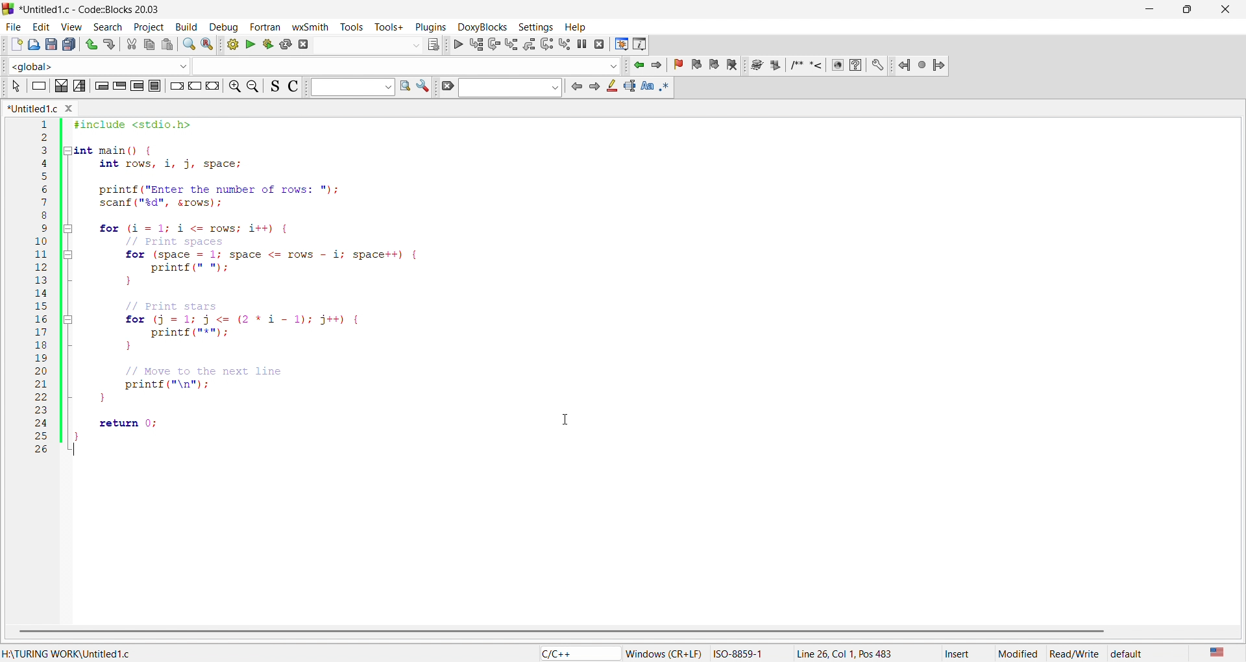 The image size is (1246, 662). Describe the element at coordinates (618, 43) in the screenshot. I see `debugging window` at that location.